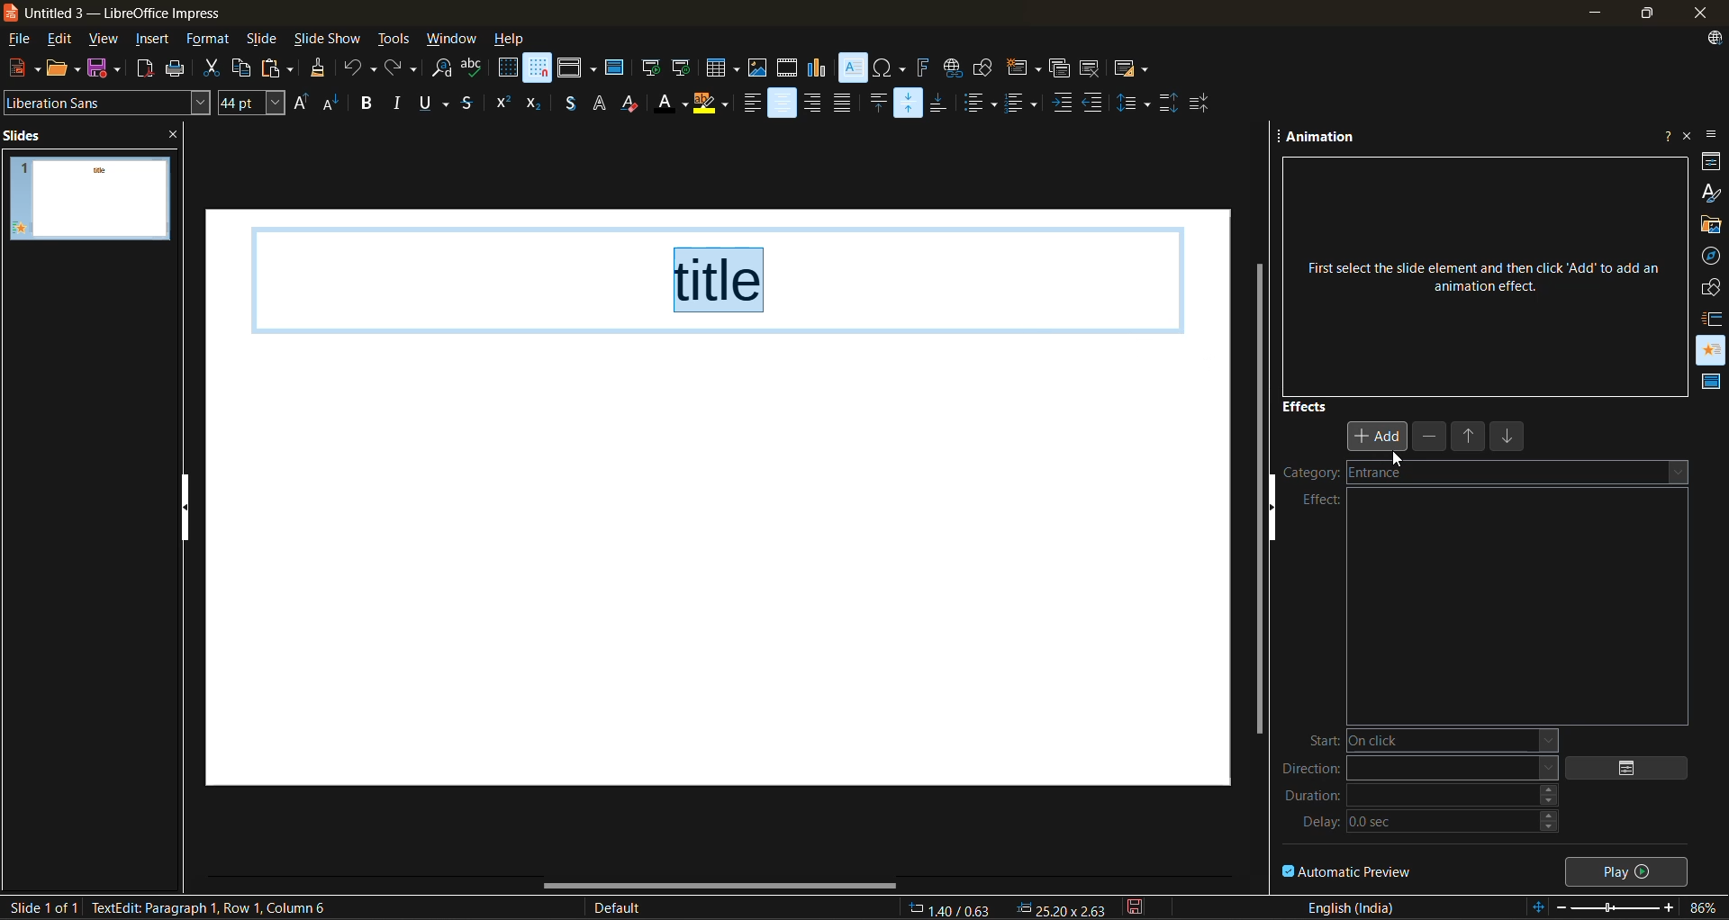 The width and height of the screenshot is (1729, 920). What do you see at coordinates (1717, 41) in the screenshot?
I see `update` at bounding box center [1717, 41].